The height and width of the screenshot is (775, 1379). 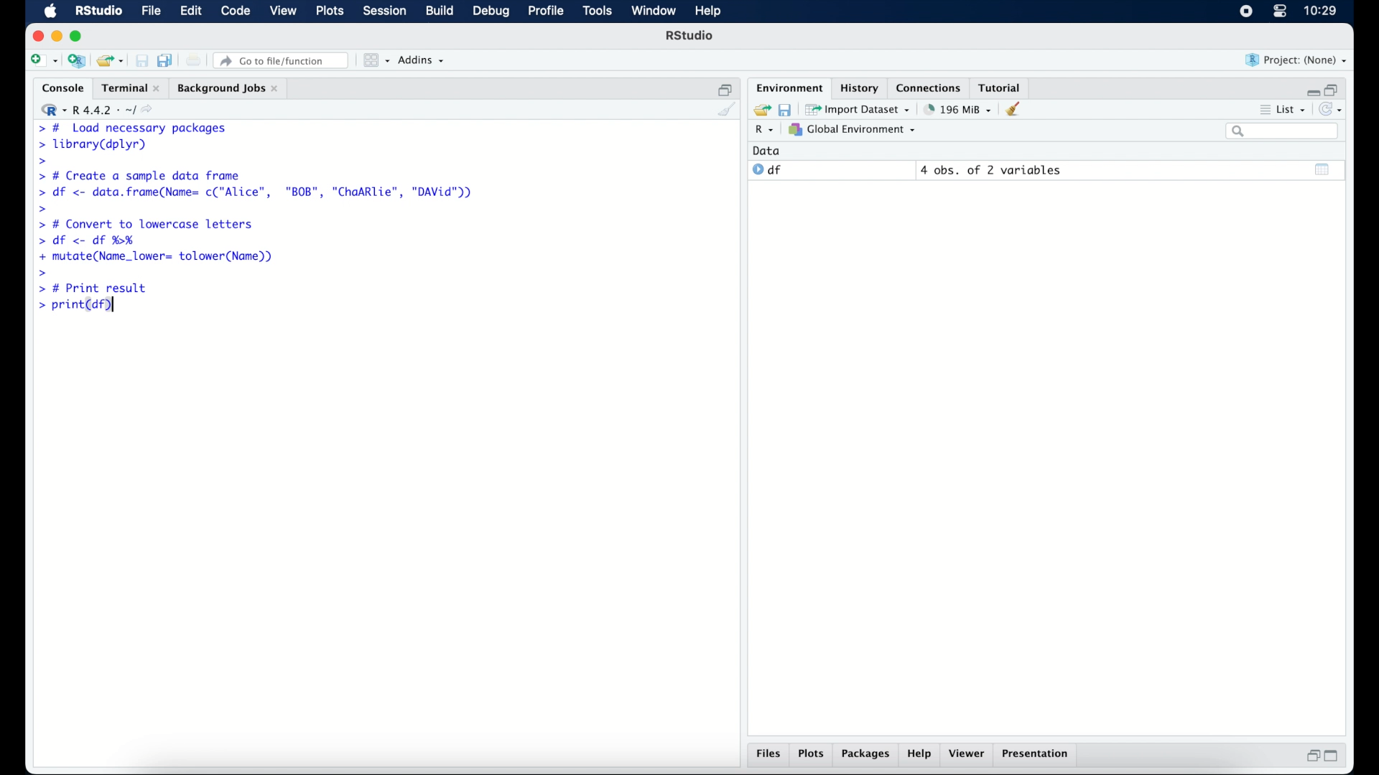 What do you see at coordinates (228, 88) in the screenshot?
I see `background jobs` at bounding box center [228, 88].